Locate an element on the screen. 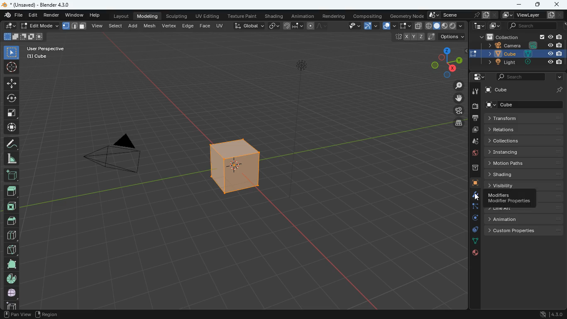 The width and height of the screenshot is (567, 319). arc is located at coordinates (370, 26).